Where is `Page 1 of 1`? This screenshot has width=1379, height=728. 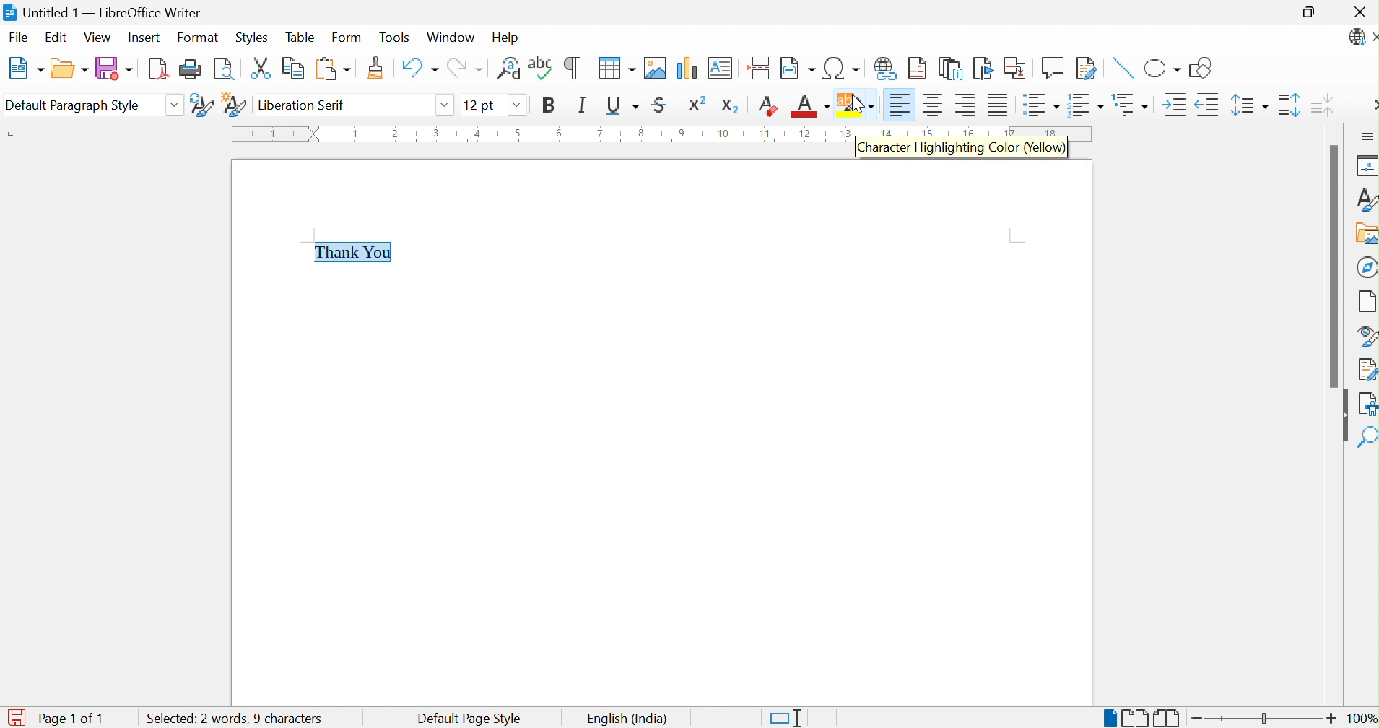 Page 1 of 1 is located at coordinates (74, 719).